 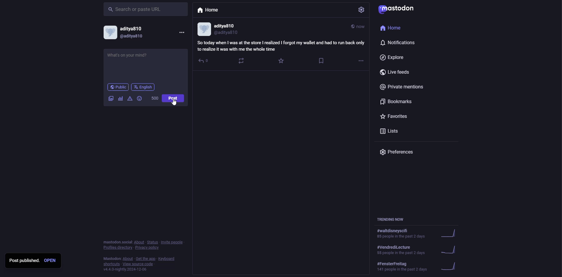 What do you see at coordinates (155, 98) in the screenshot?
I see `words remaining` at bounding box center [155, 98].